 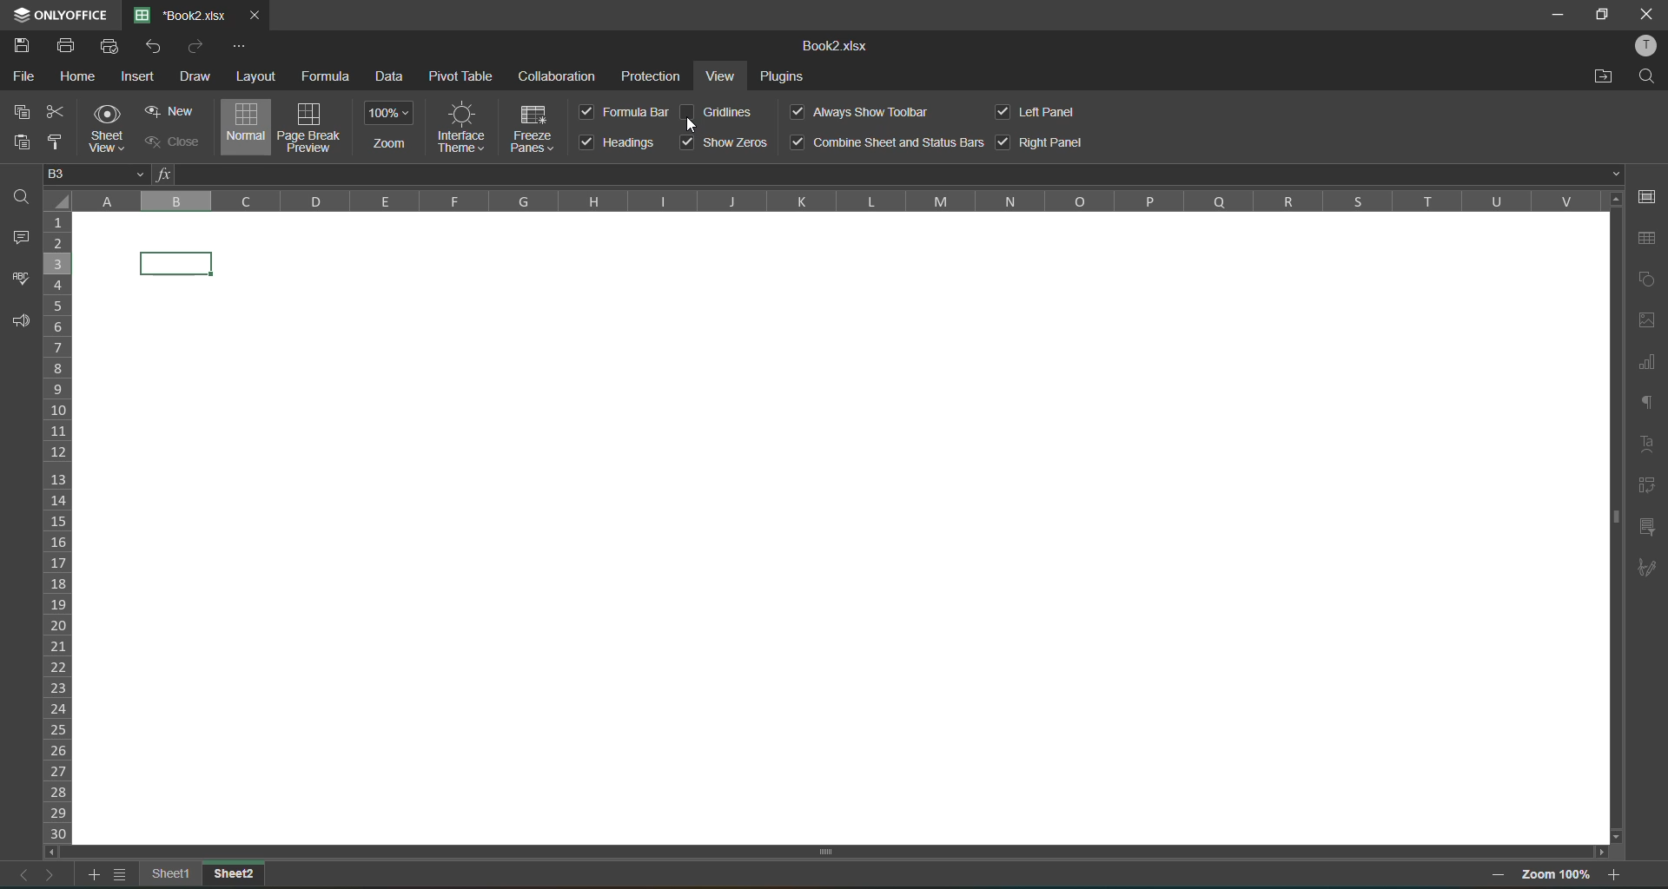 What do you see at coordinates (1615, 515) in the screenshot?
I see `scrollbar` at bounding box center [1615, 515].